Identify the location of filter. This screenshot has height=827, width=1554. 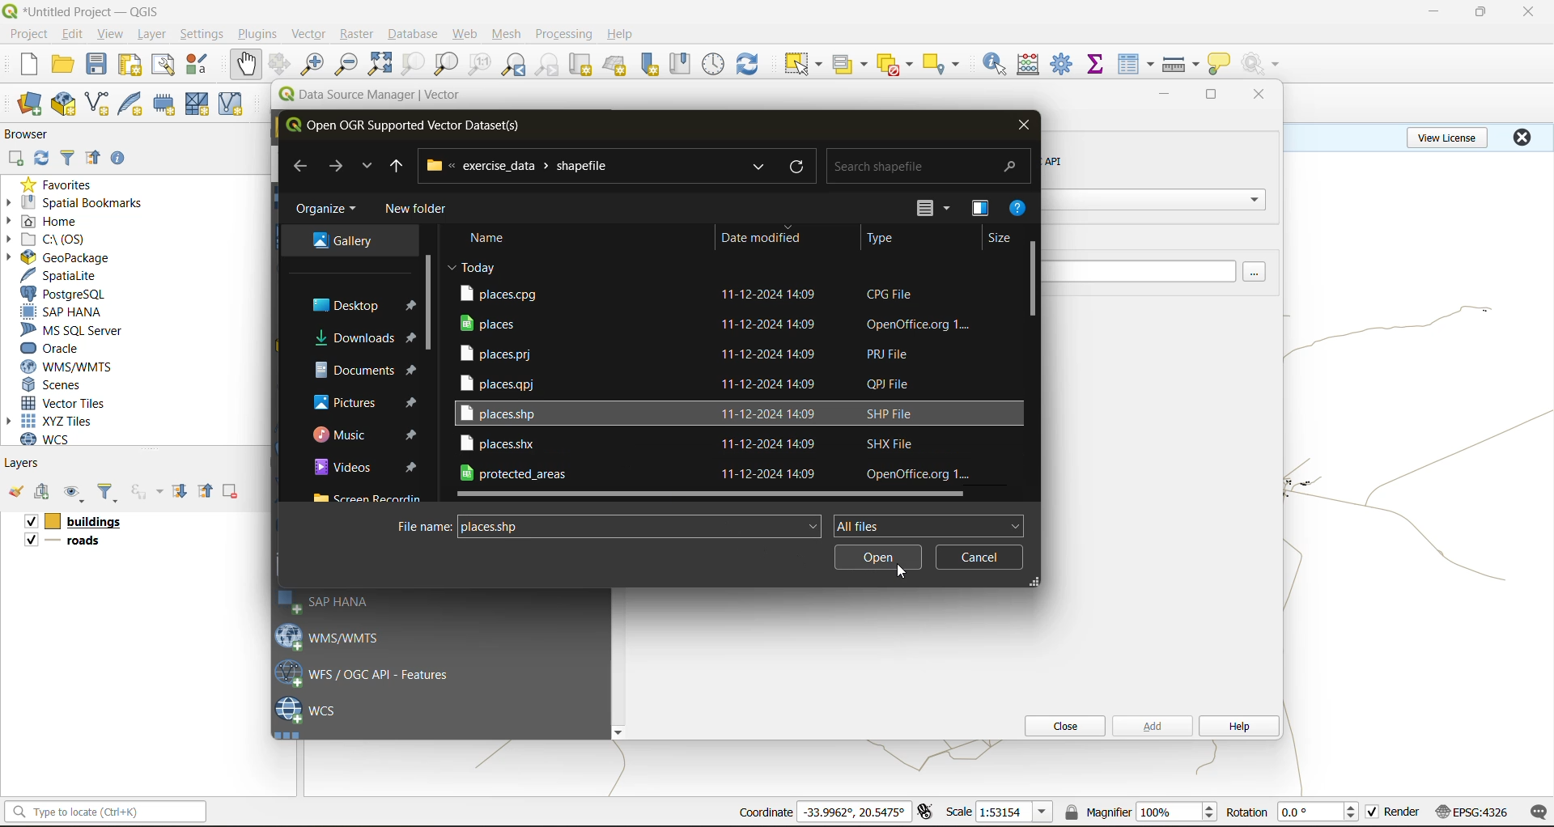
(108, 494).